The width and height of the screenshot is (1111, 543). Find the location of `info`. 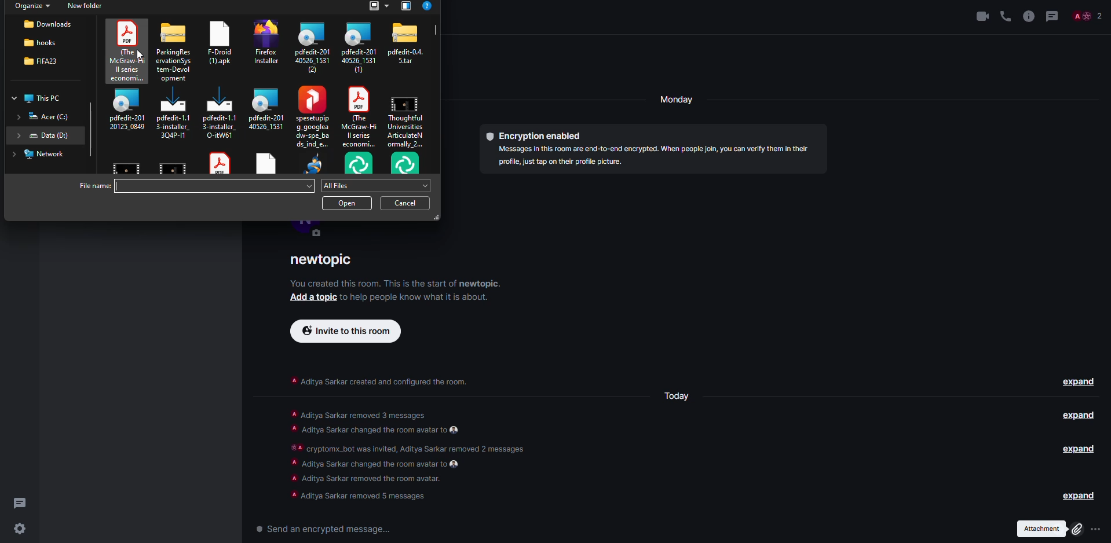

info is located at coordinates (382, 379).